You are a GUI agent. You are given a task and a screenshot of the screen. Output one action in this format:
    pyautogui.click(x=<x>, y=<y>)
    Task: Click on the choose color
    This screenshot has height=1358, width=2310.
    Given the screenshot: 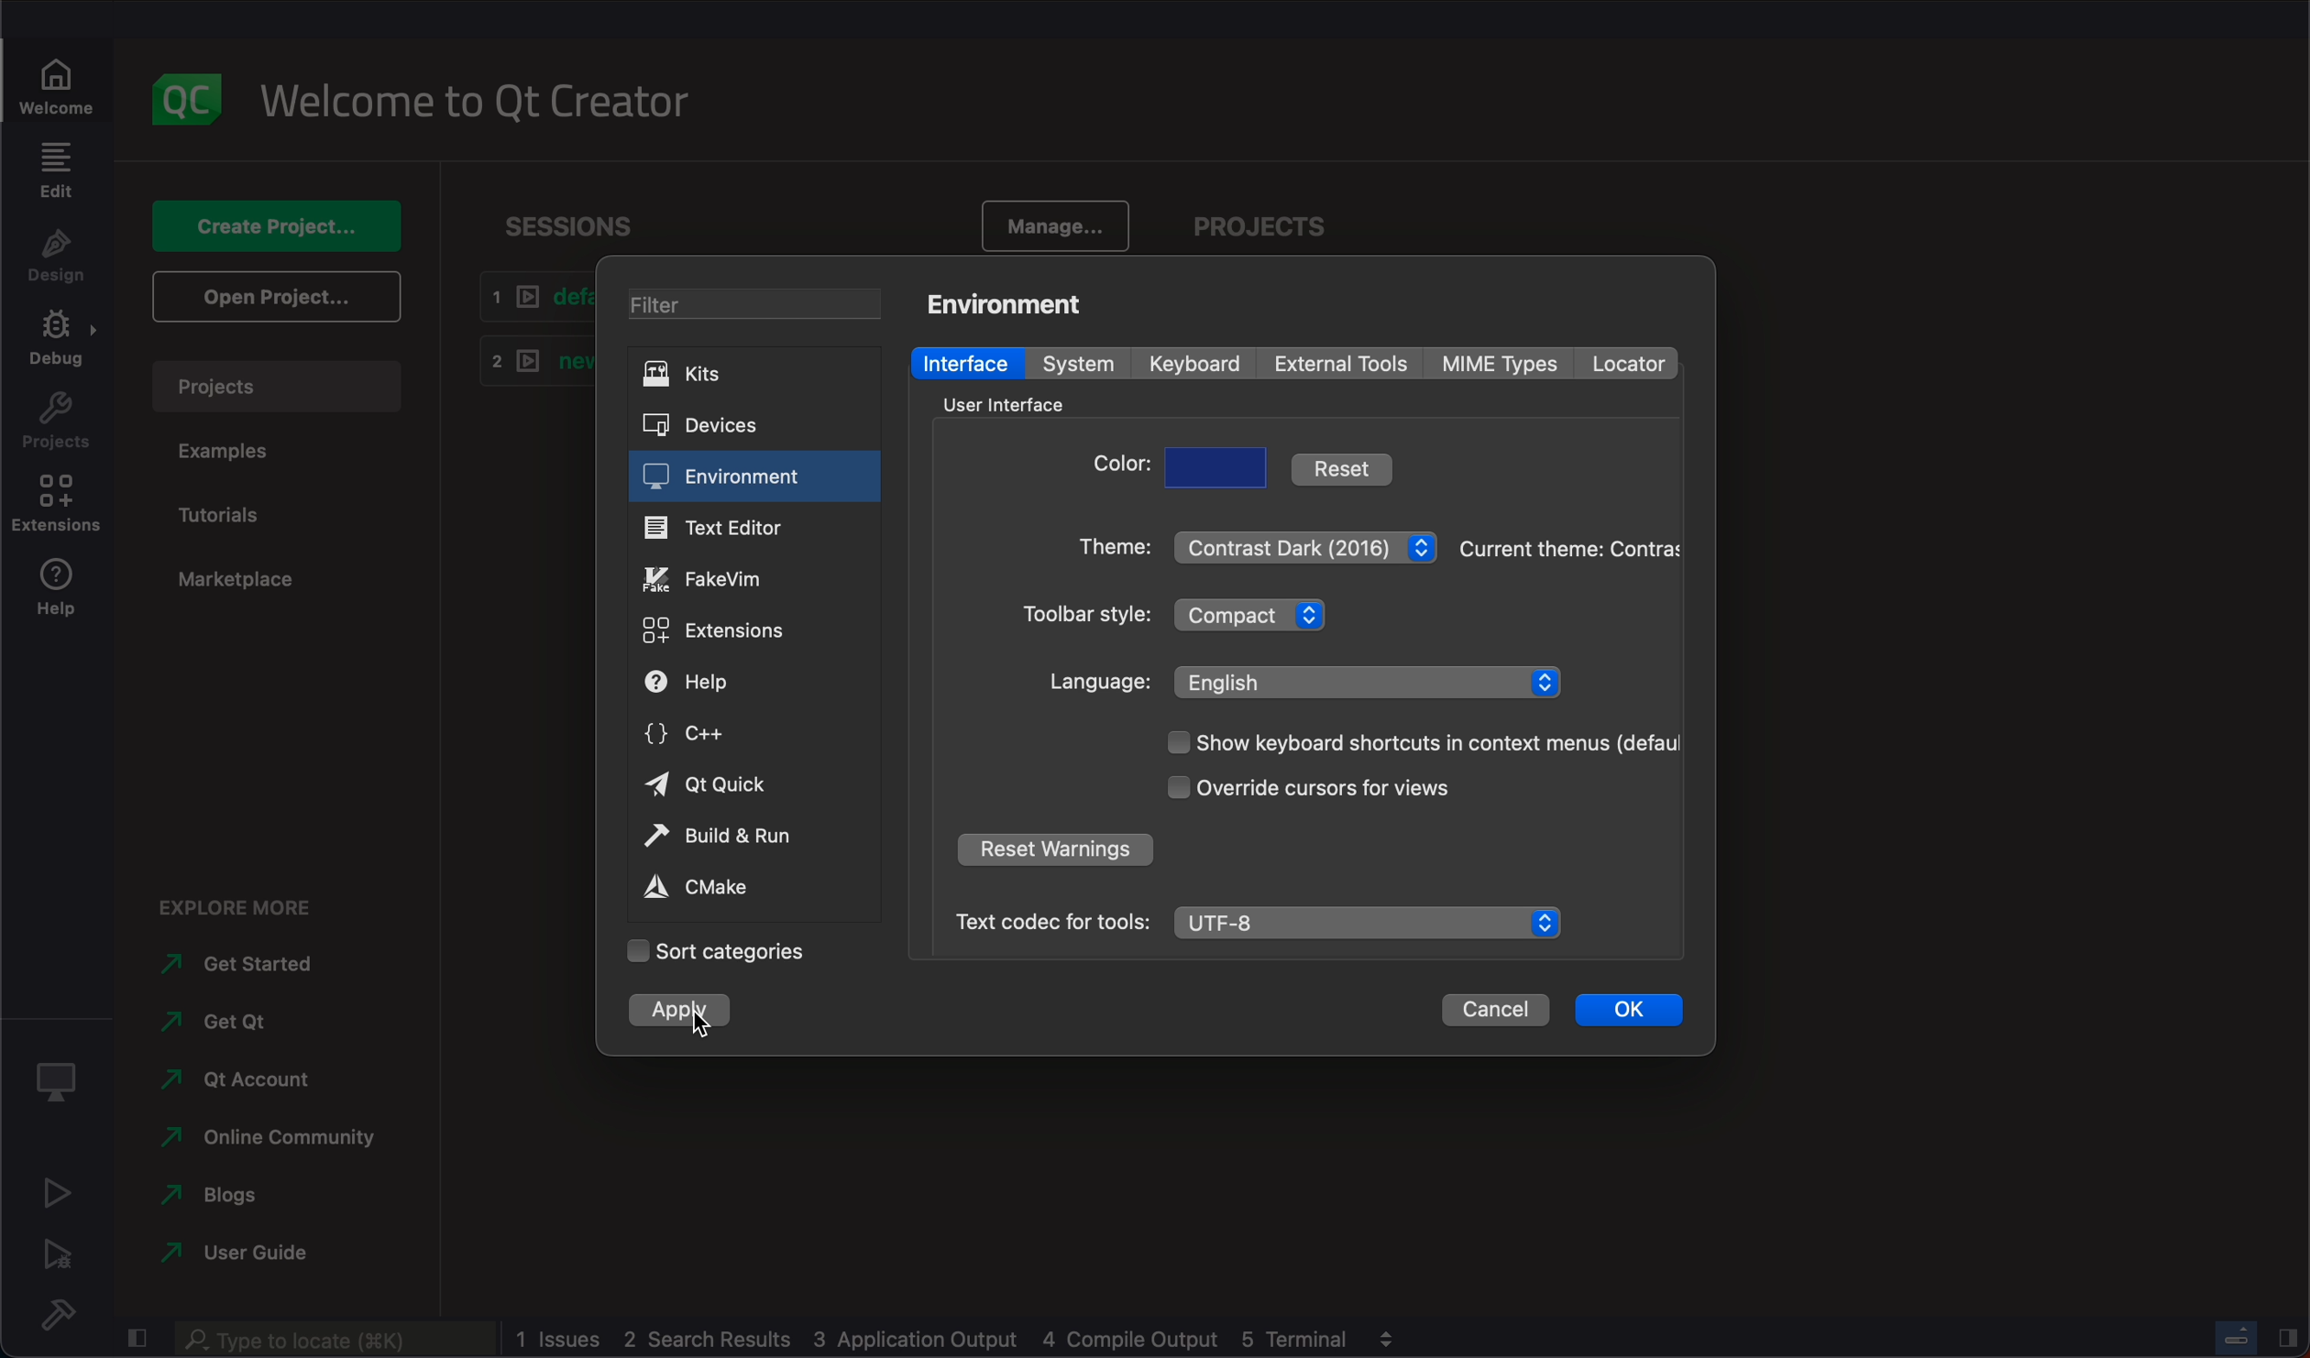 What is the action you would take?
    pyautogui.click(x=1218, y=467)
    